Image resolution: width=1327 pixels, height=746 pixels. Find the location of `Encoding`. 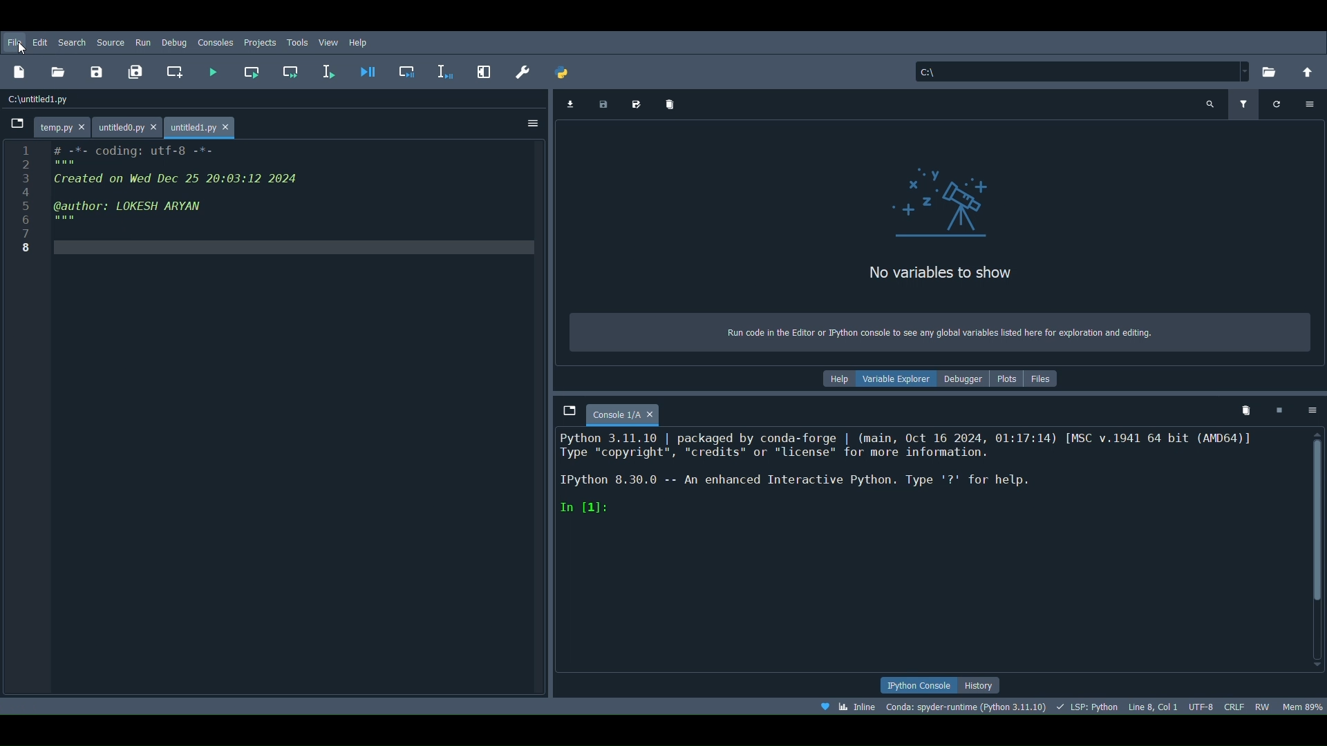

Encoding is located at coordinates (1202, 703).